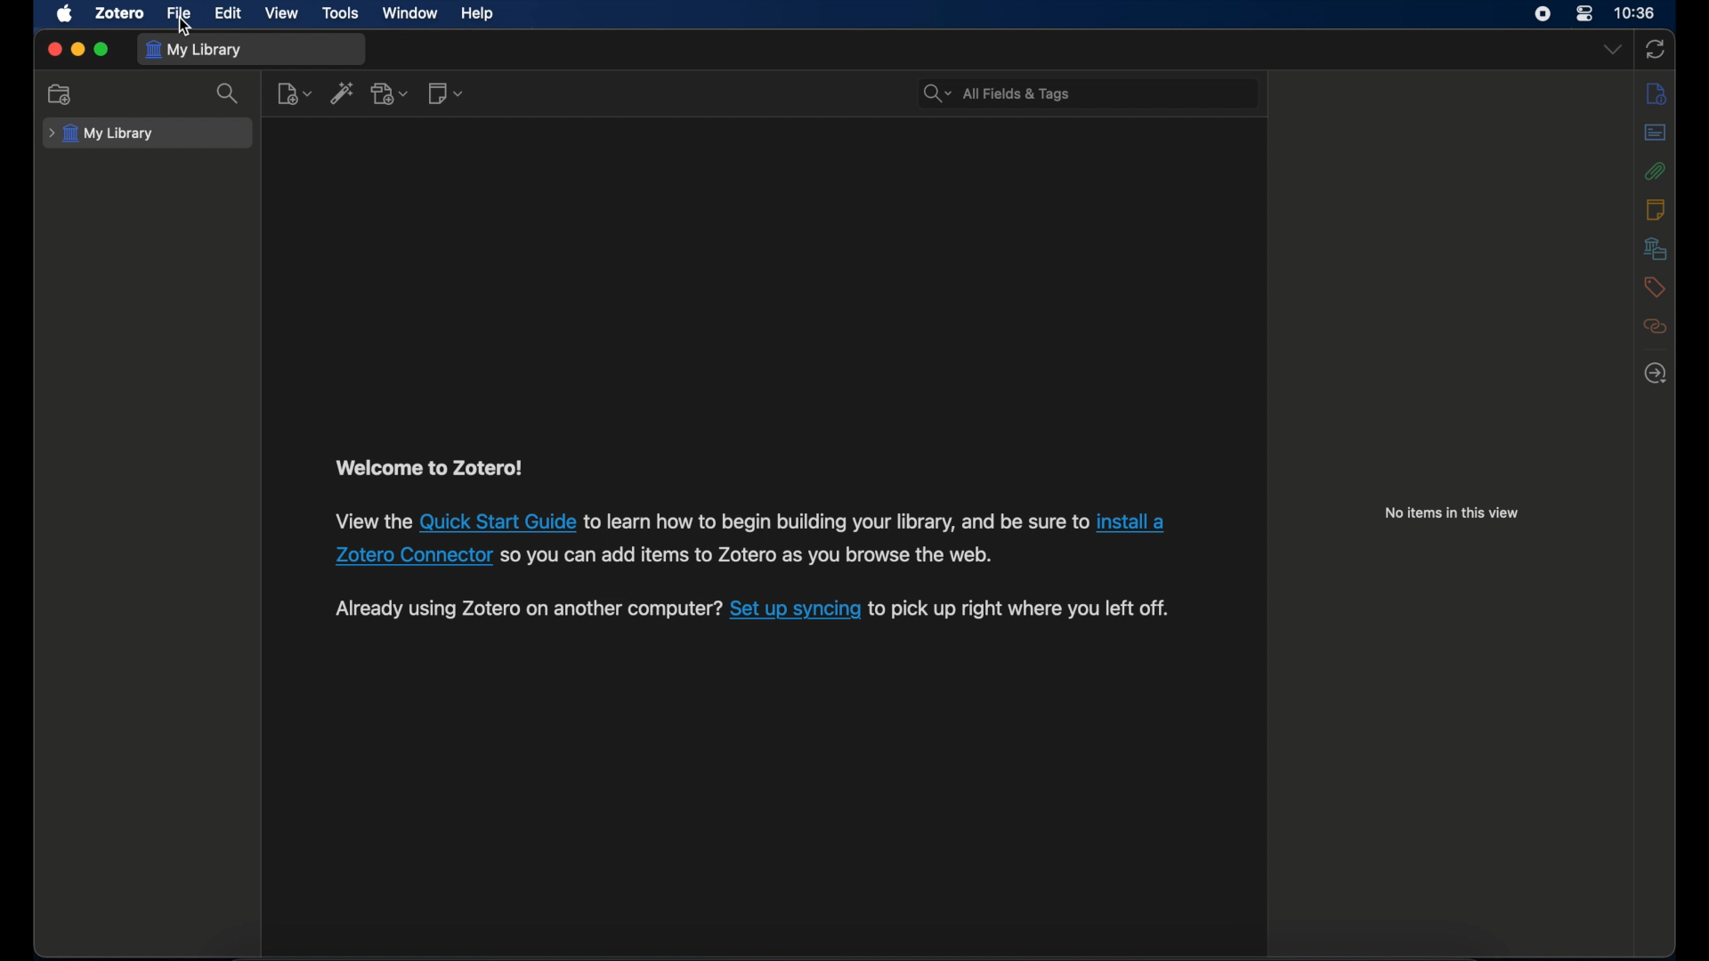  What do you see at coordinates (54, 49) in the screenshot?
I see `close` at bounding box center [54, 49].